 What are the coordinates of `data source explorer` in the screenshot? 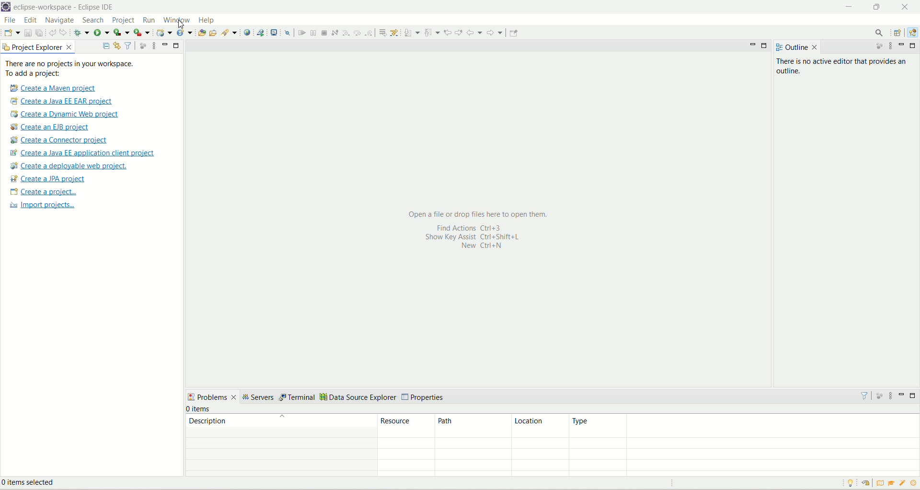 It's located at (358, 398).